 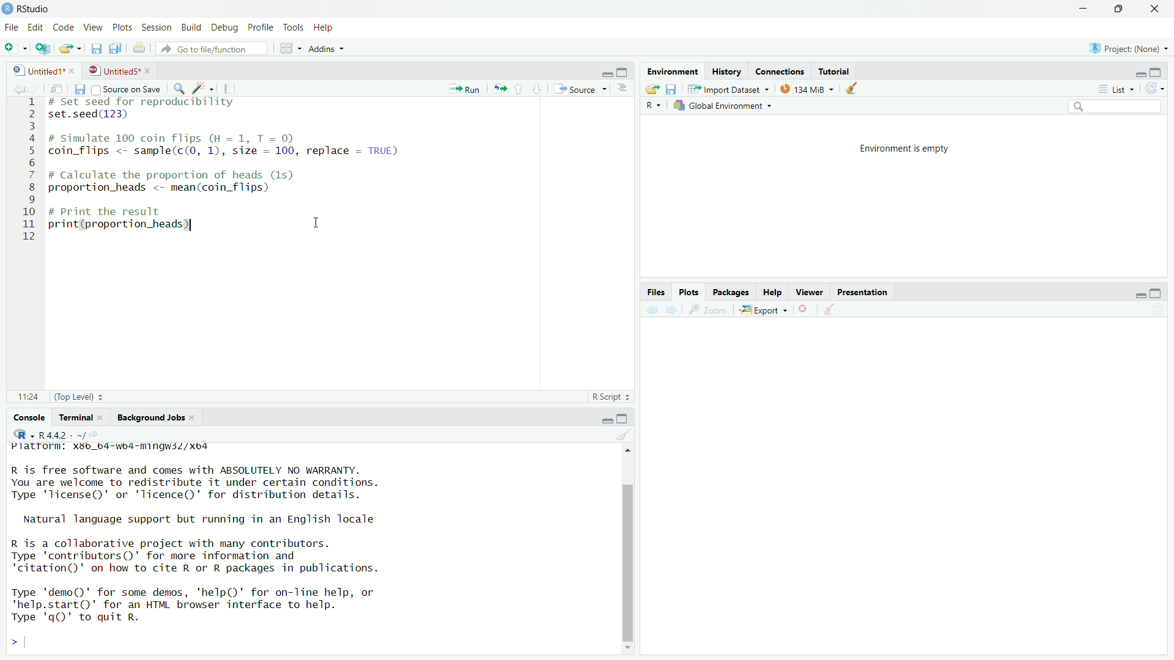 I want to click on code tools, so click(x=204, y=89).